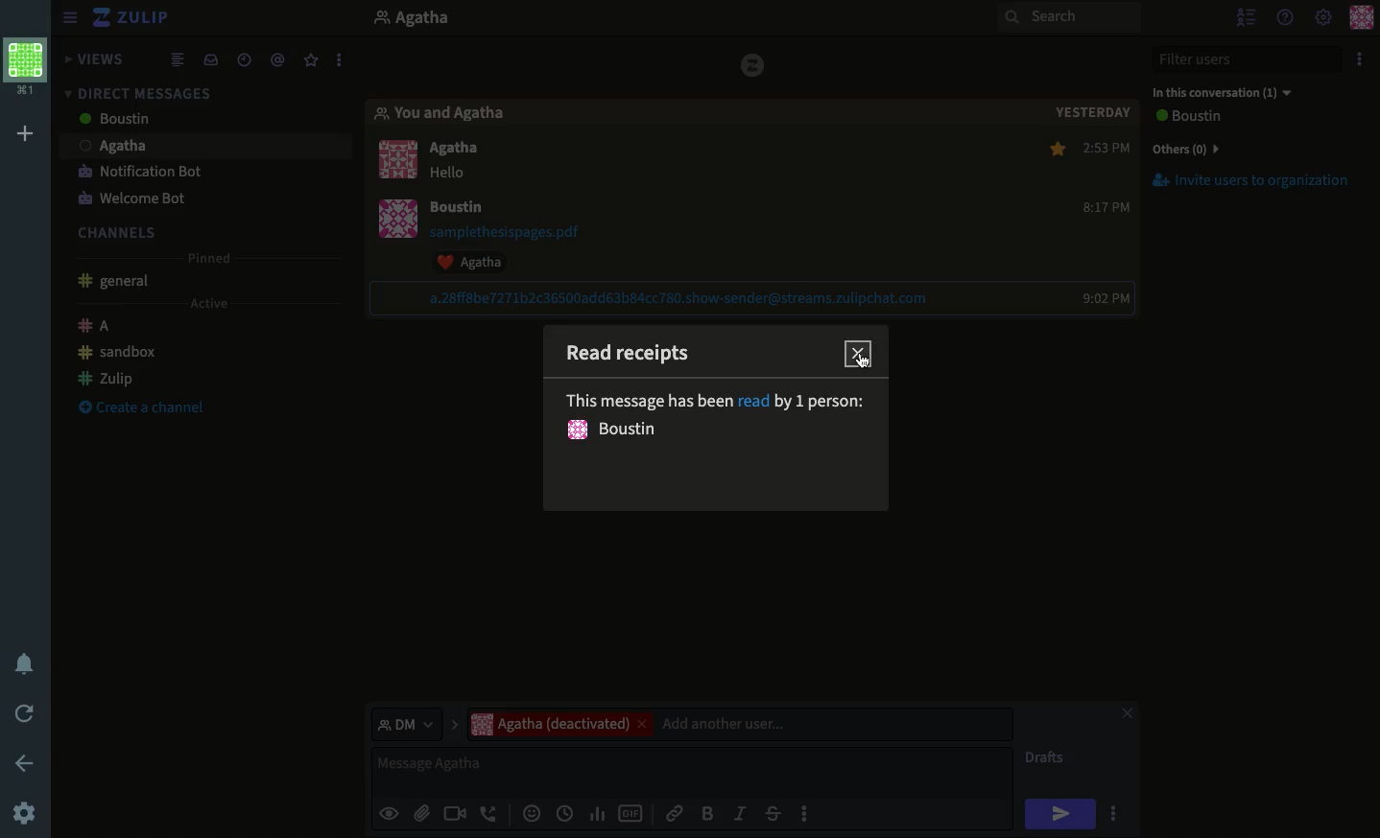 This screenshot has height=838, width=1380. Describe the element at coordinates (451, 174) in the screenshot. I see `message` at that location.